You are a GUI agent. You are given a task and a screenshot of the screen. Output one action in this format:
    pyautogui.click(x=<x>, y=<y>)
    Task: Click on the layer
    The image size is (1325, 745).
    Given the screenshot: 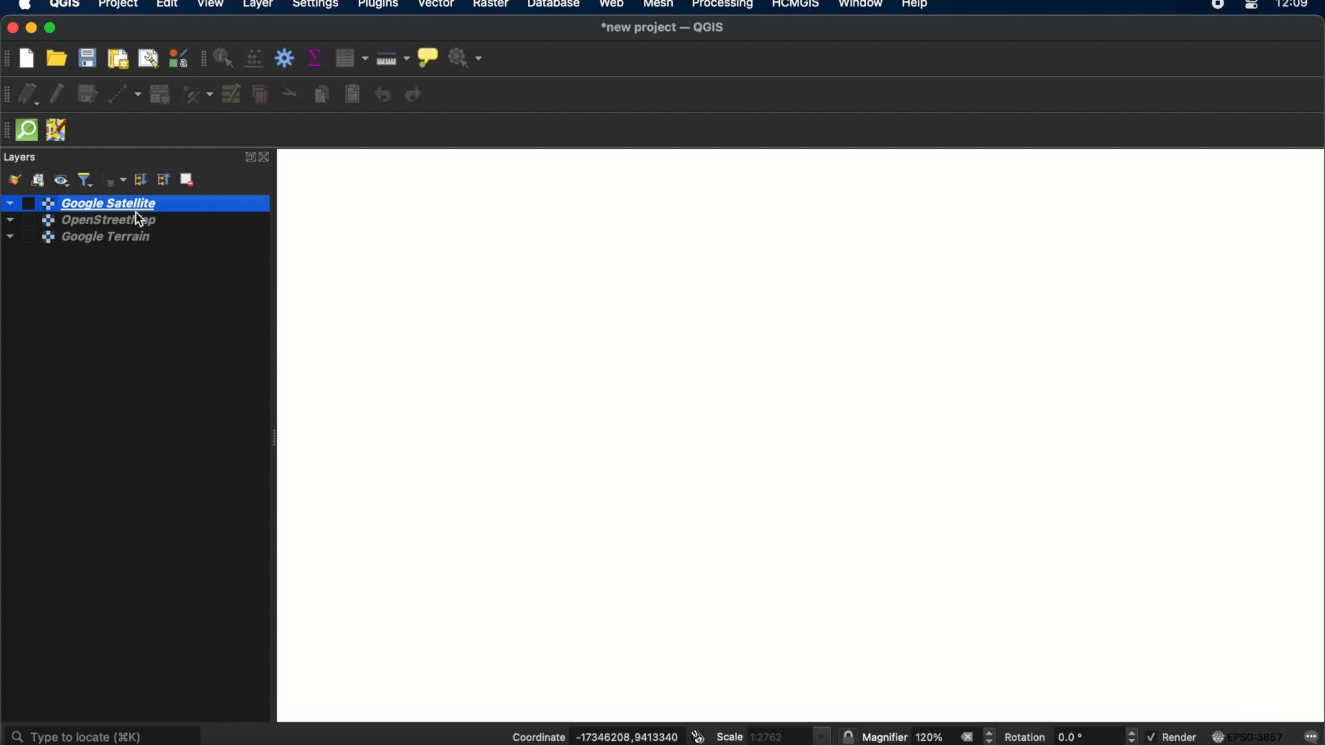 What is the action you would take?
    pyautogui.click(x=258, y=6)
    